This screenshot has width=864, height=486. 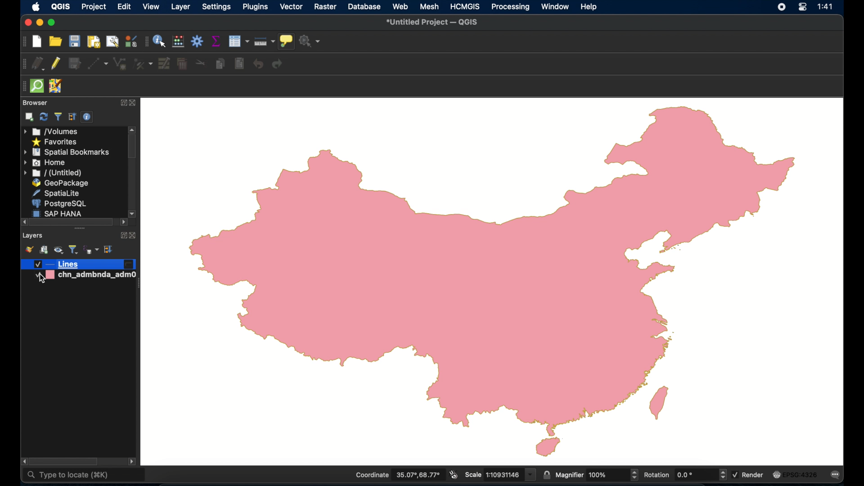 I want to click on modify attributes, so click(x=238, y=41).